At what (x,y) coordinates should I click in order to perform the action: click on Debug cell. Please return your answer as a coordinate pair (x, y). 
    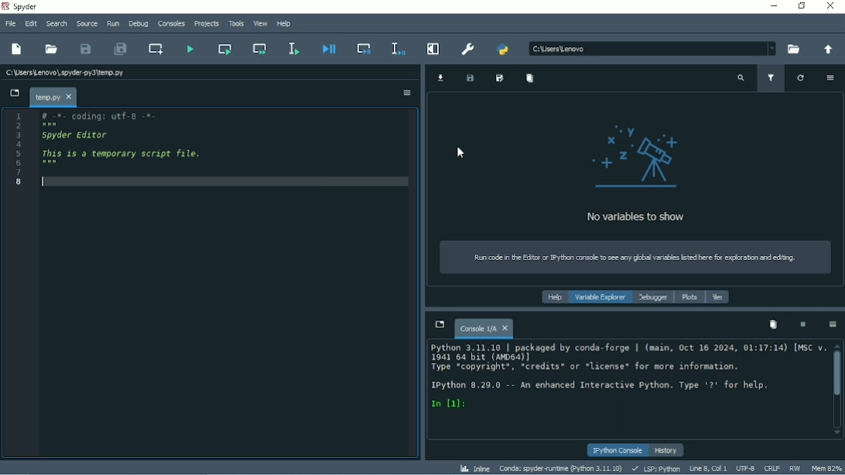
    Looking at the image, I should click on (364, 47).